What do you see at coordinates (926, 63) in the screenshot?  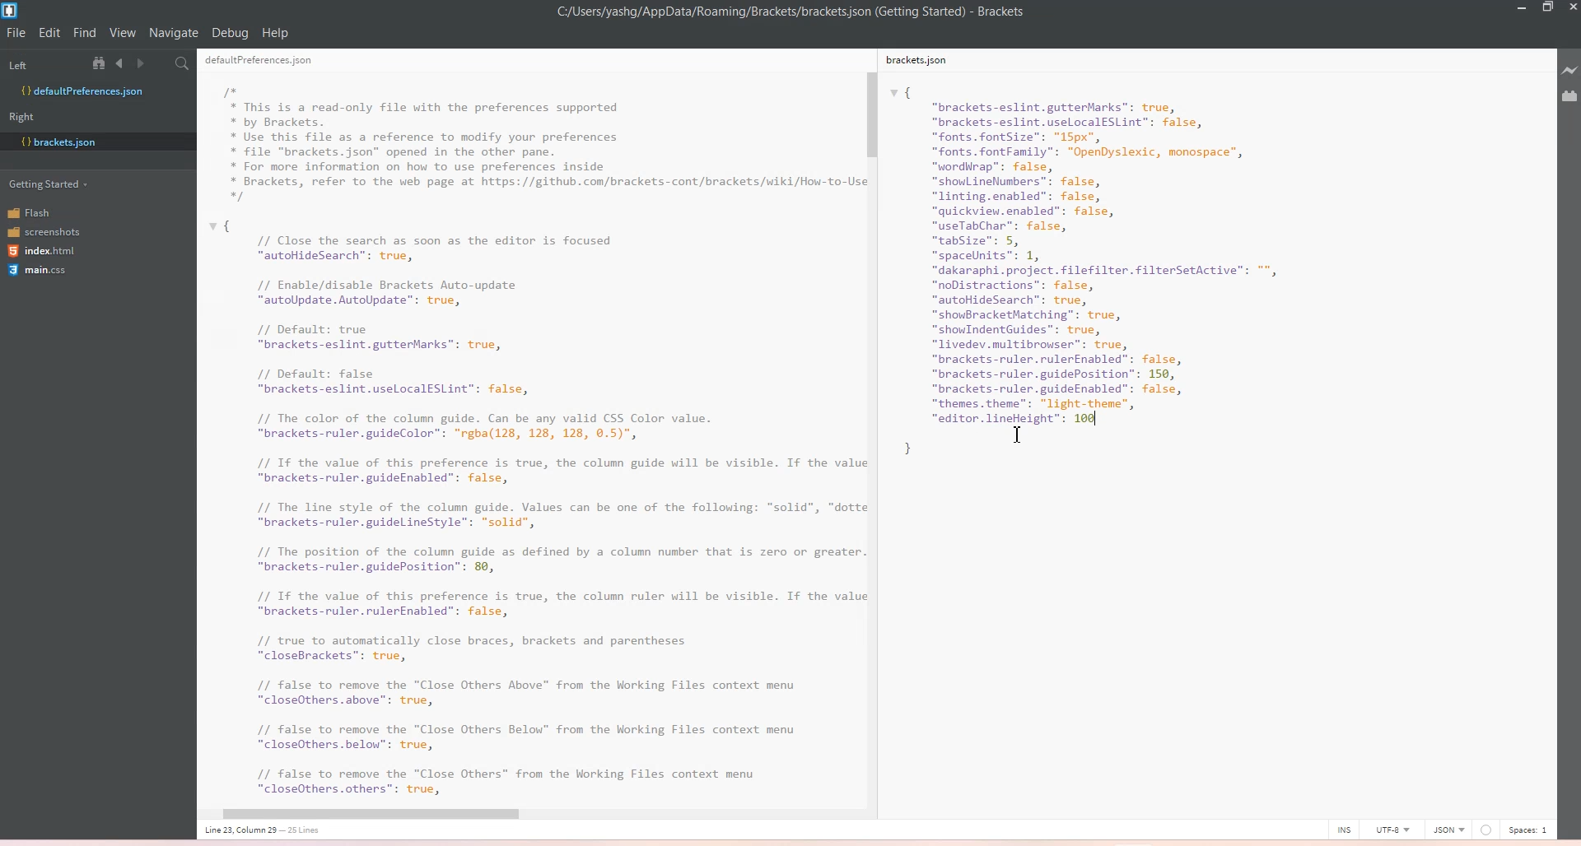 I see `brackets.json` at bounding box center [926, 63].